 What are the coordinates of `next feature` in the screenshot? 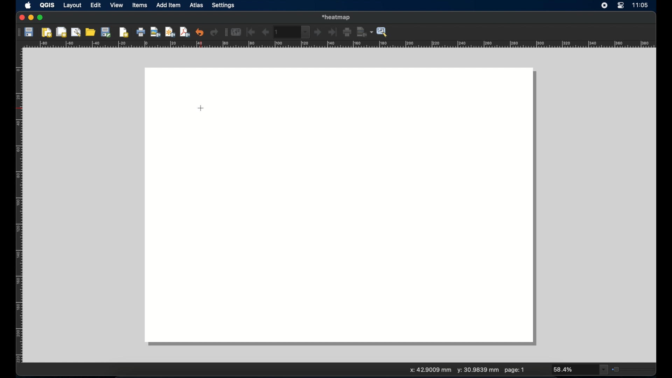 It's located at (318, 33).